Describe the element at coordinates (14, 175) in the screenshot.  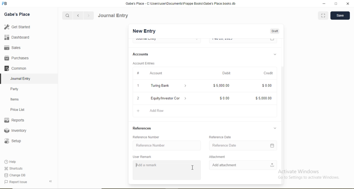
I see `Change DB` at that location.